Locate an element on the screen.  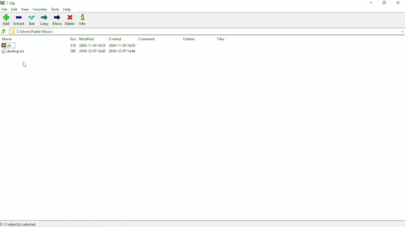
0/2 object(s) selected is located at coordinates (21, 224).